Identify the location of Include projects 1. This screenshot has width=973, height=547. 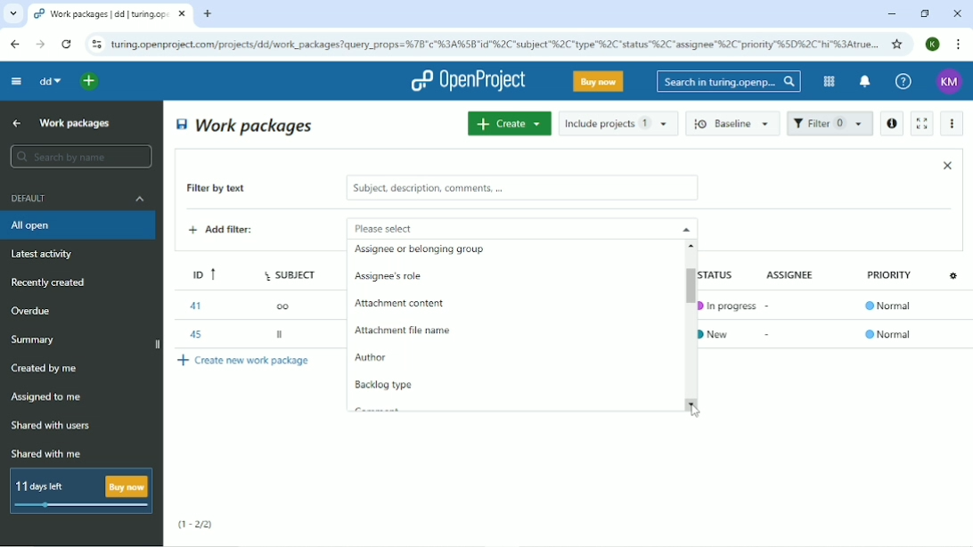
(618, 123).